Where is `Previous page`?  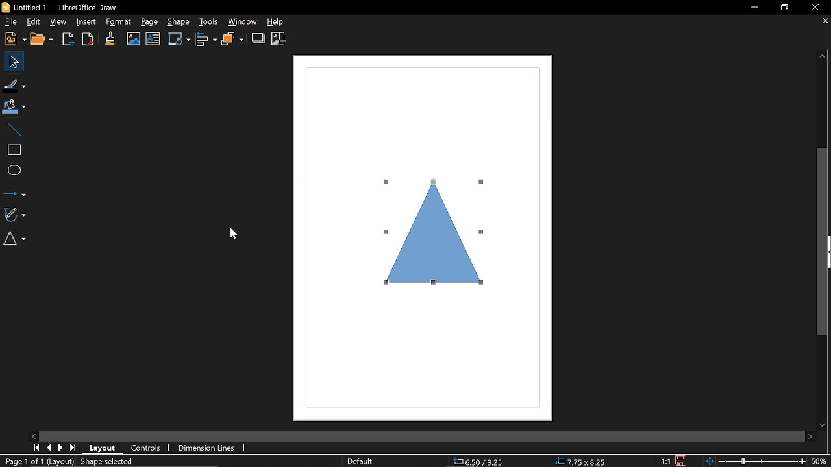 Previous page is located at coordinates (49, 448).